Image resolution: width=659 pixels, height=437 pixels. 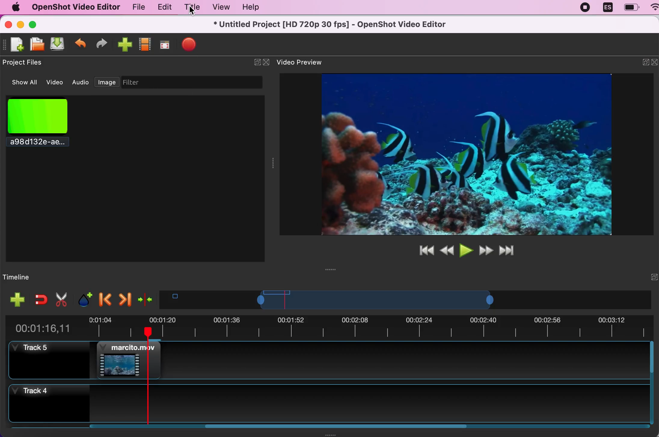 What do you see at coordinates (221, 7) in the screenshot?
I see `view` at bounding box center [221, 7].